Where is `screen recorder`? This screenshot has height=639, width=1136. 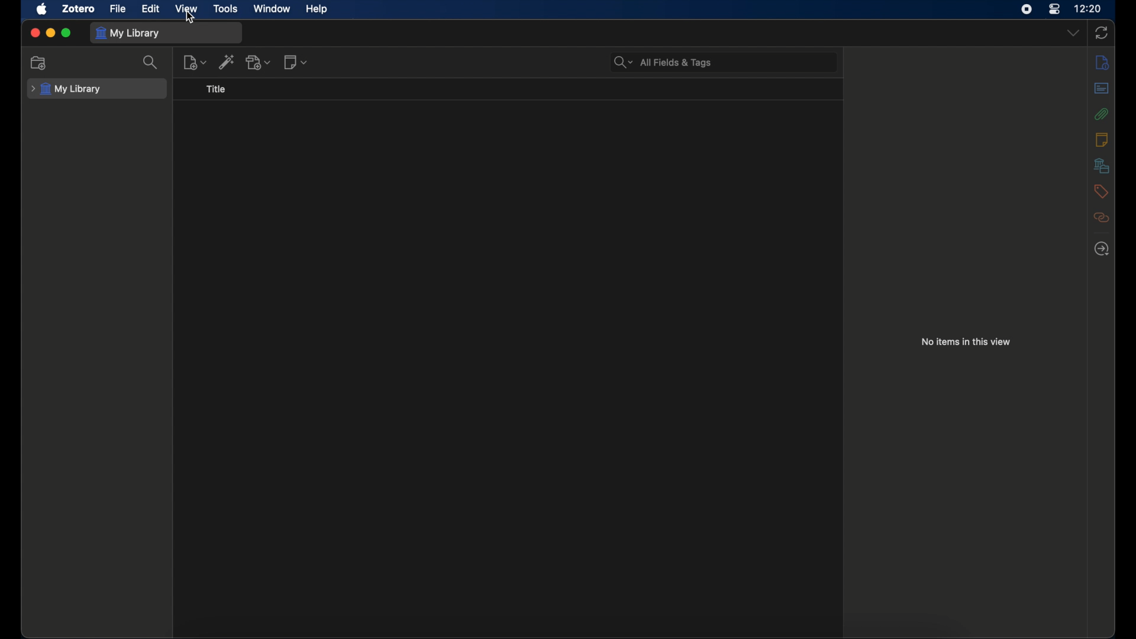
screen recorder is located at coordinates (1027, 9).